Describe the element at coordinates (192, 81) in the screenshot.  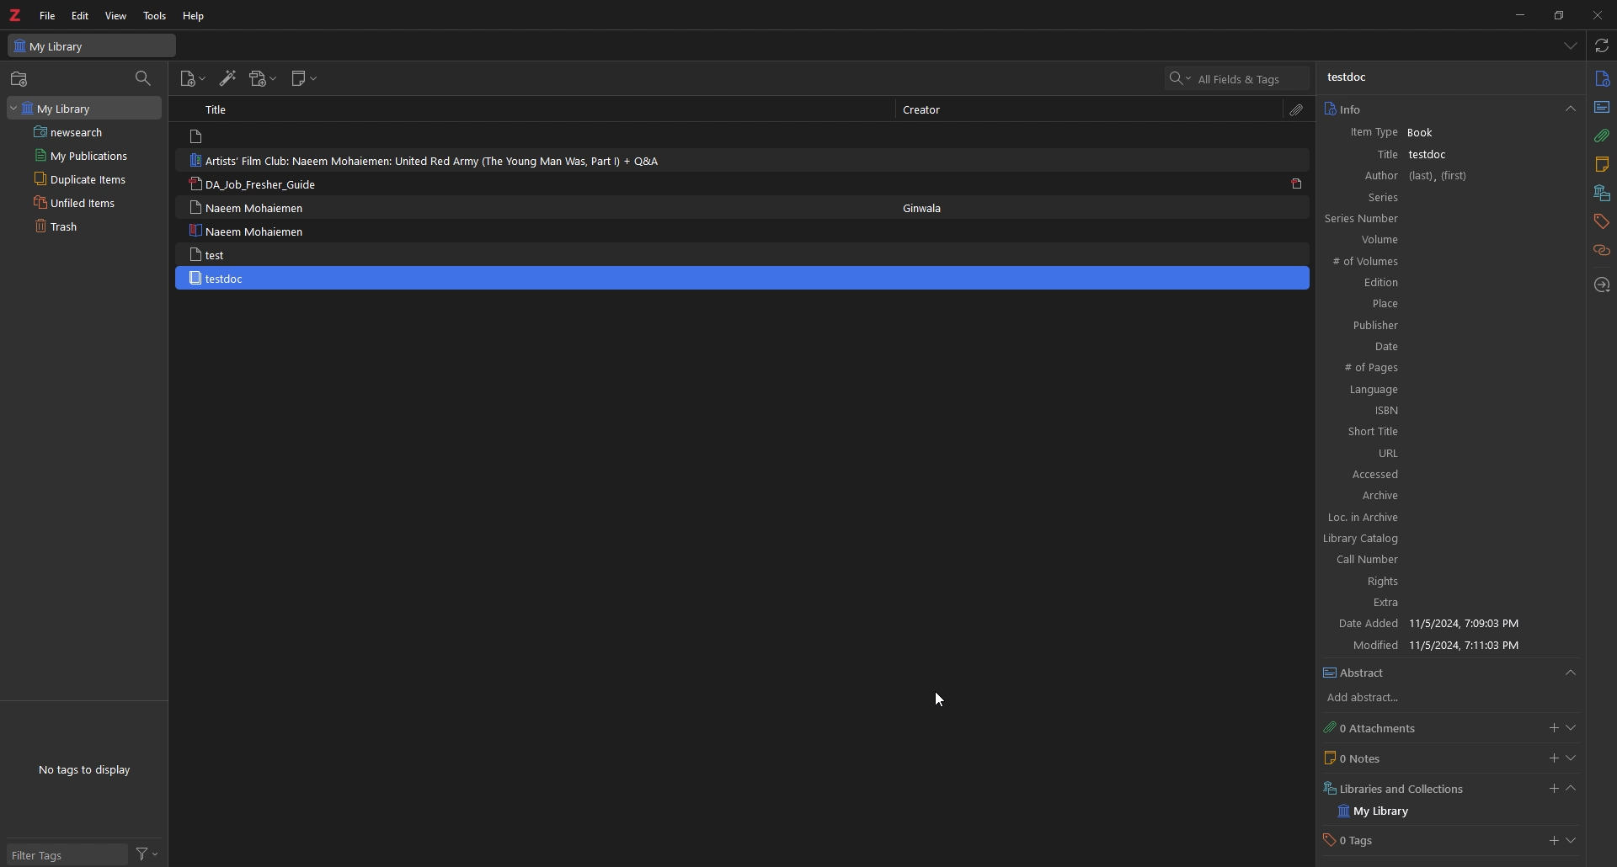
I see `new item` at that location.